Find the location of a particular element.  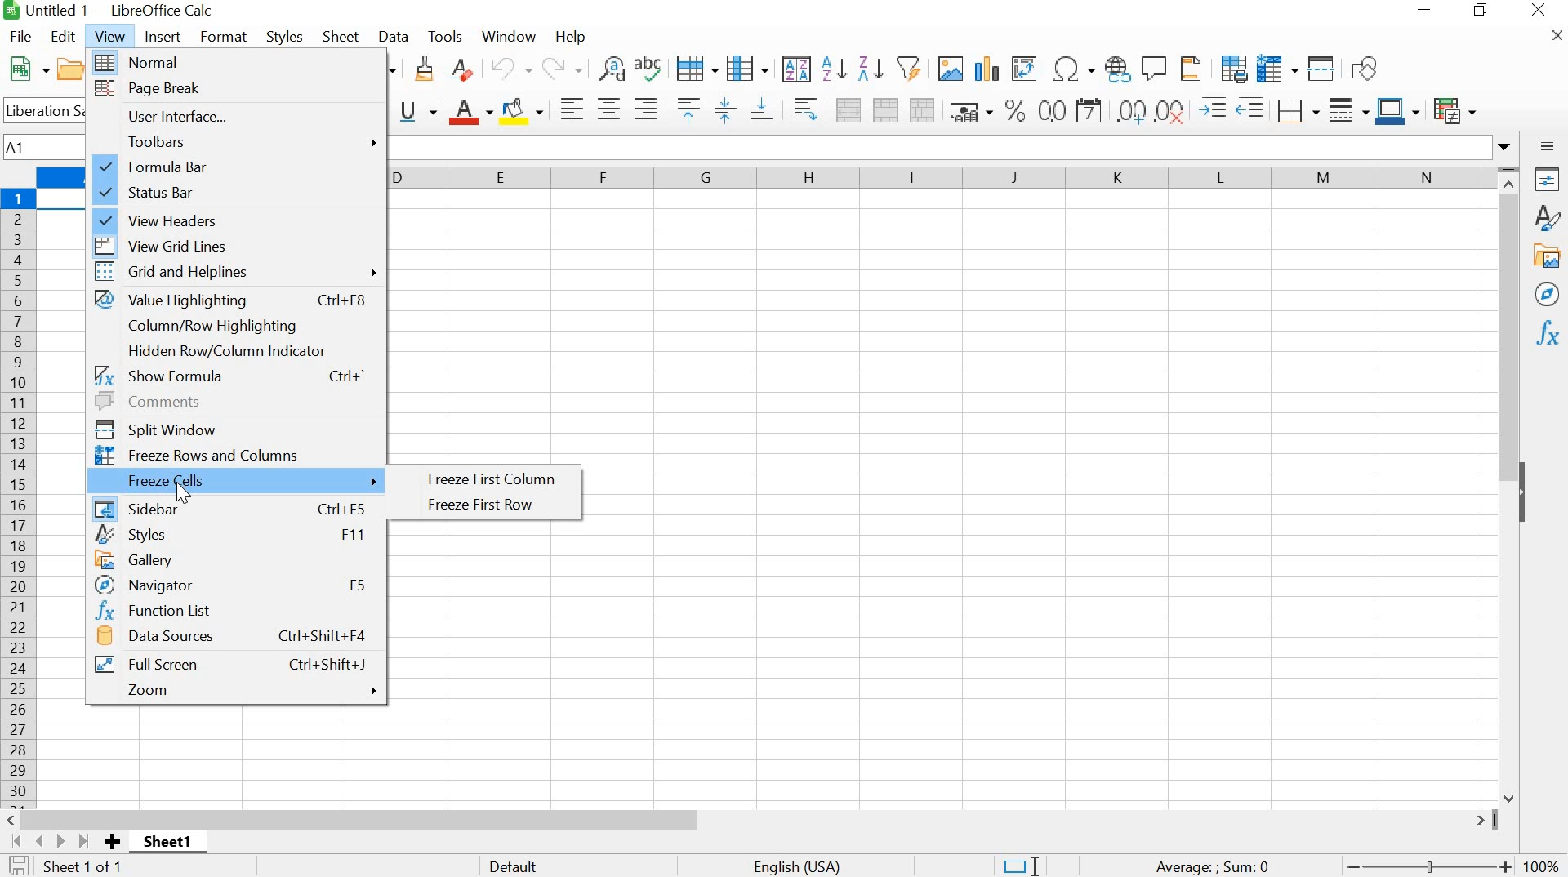

CONDITIONAL is located at coordinates (1459, 108).